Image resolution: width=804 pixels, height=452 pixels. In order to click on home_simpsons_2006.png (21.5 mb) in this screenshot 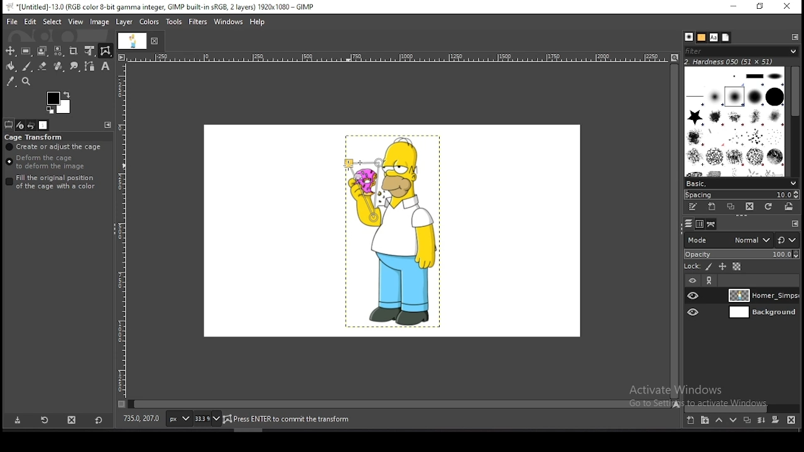, I will do `click(285, 419)`.